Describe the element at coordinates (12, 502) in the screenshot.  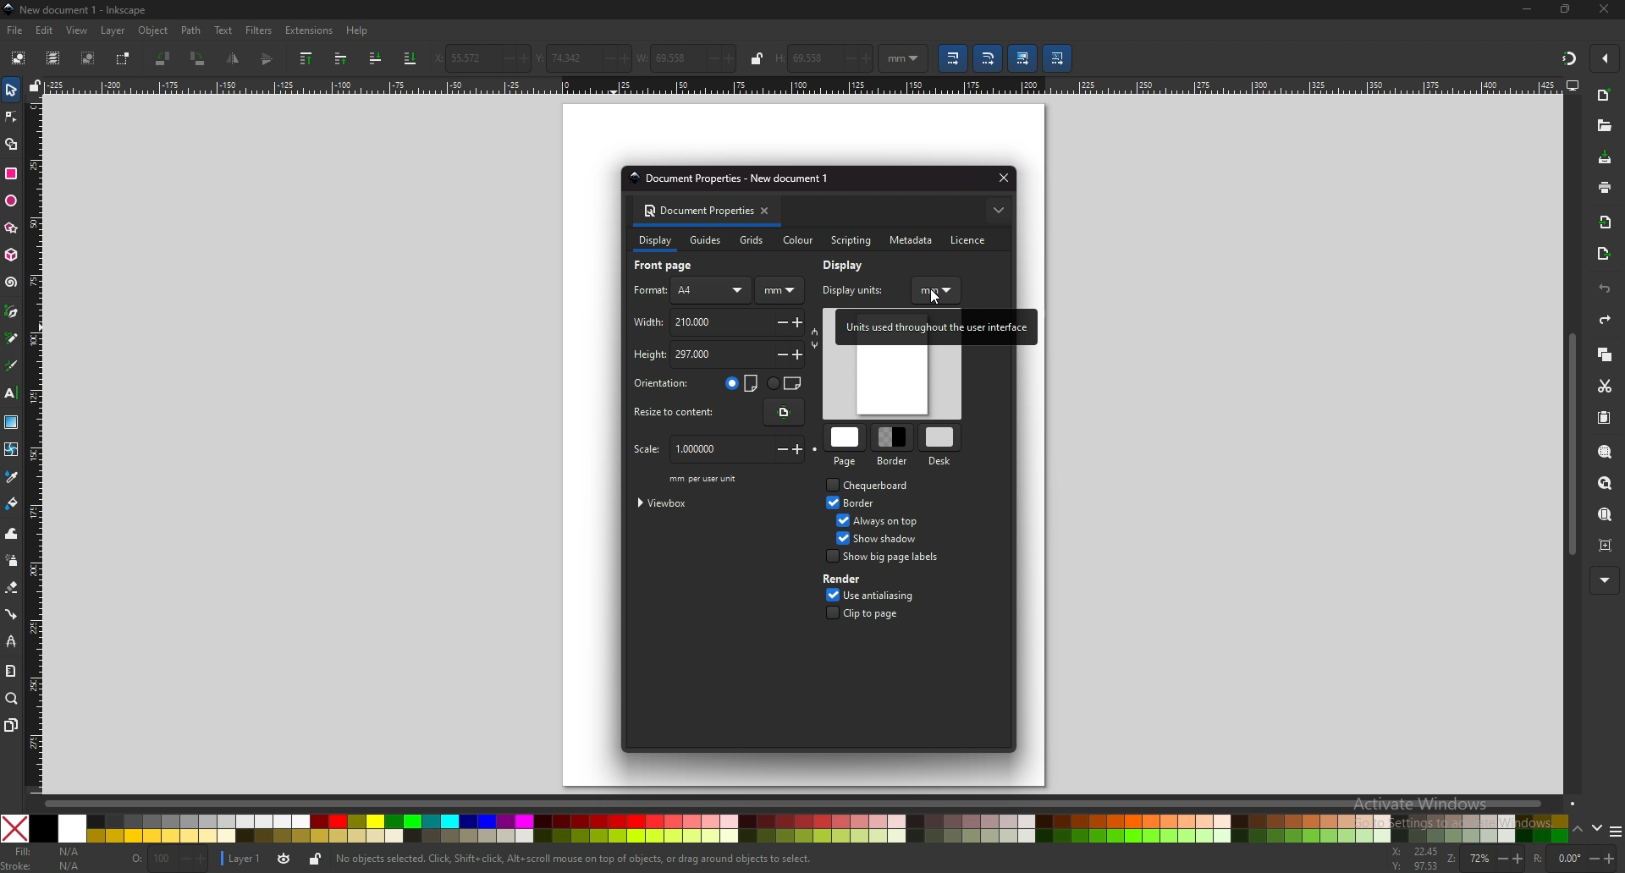
I see `paint bucket` at that location.